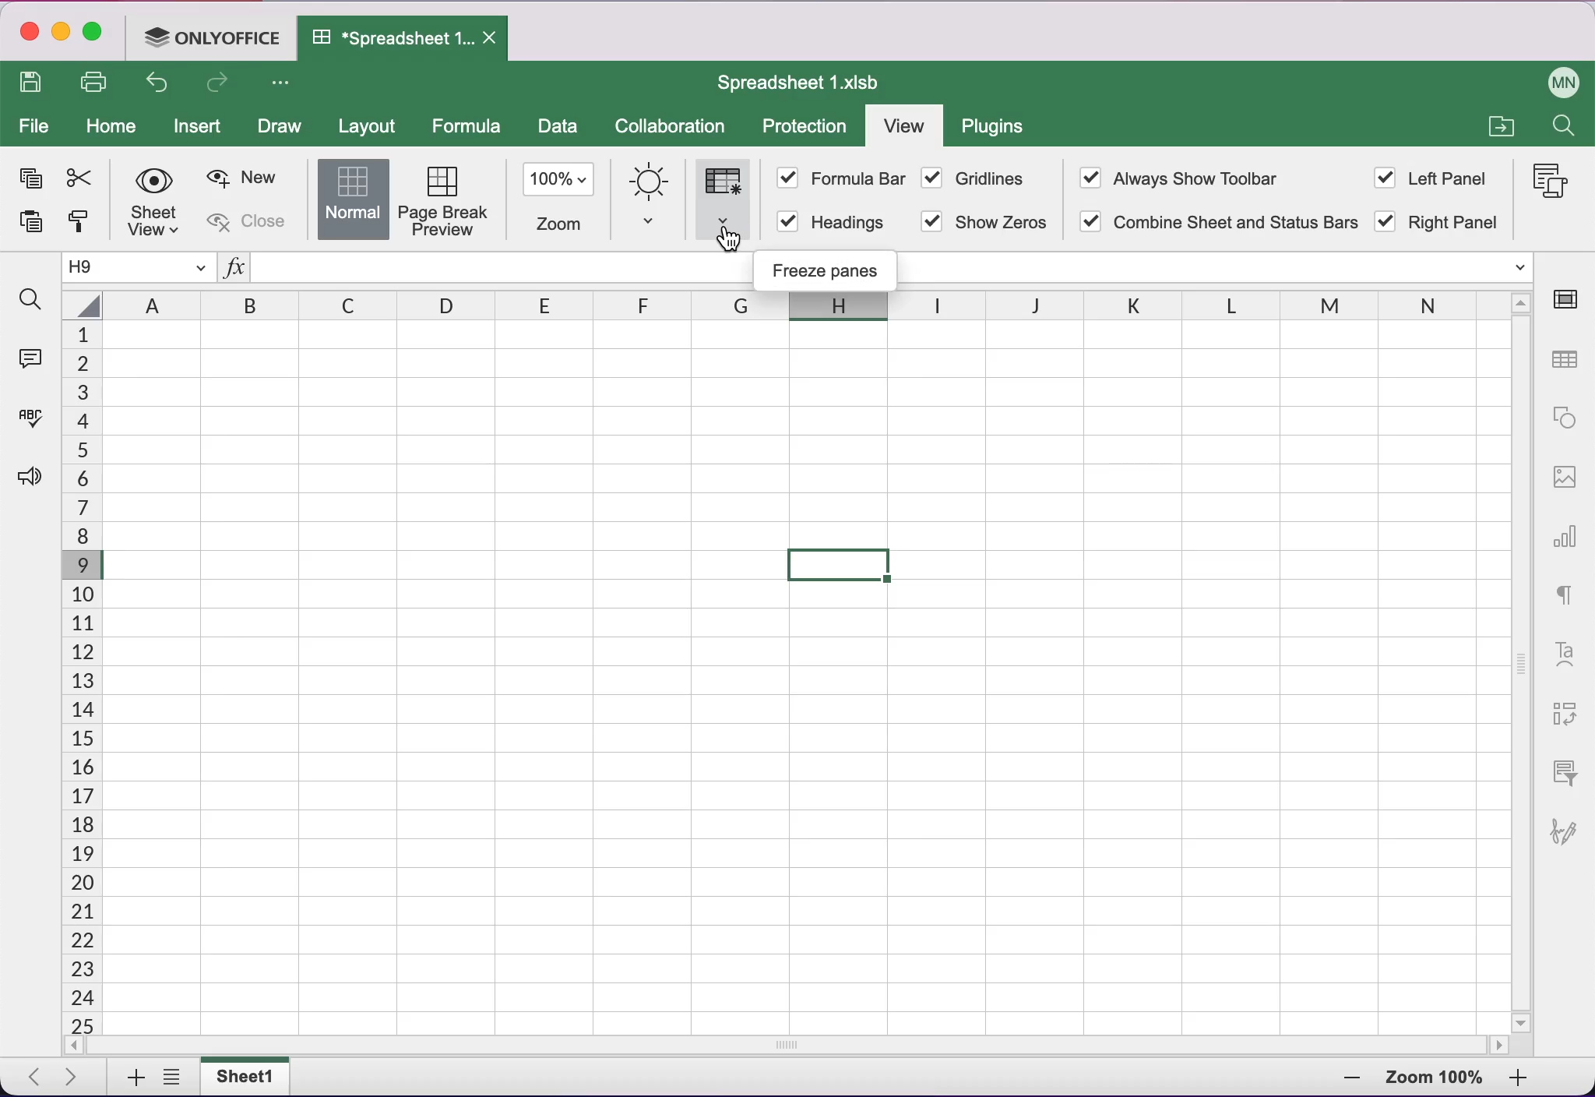  Describe the element at coordinates (34, 221) in the screenshot. I see `paste` at that location.